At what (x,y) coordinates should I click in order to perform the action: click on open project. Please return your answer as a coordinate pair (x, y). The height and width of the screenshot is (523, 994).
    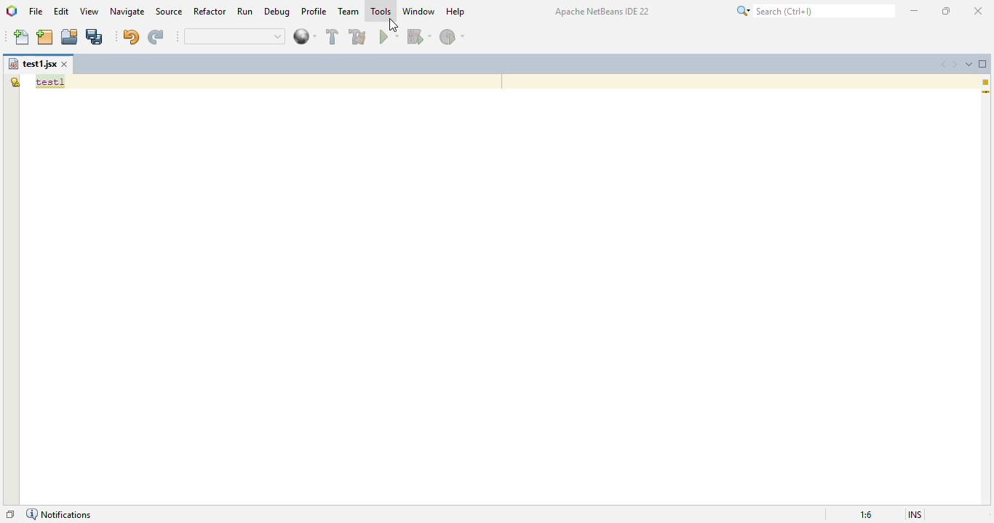
    Looking at the image, I should click on (70, 37).